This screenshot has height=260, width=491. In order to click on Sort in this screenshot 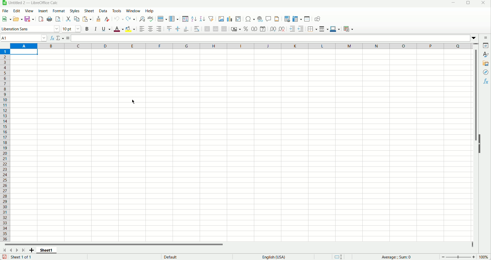, I will do `click(185, 19)`.